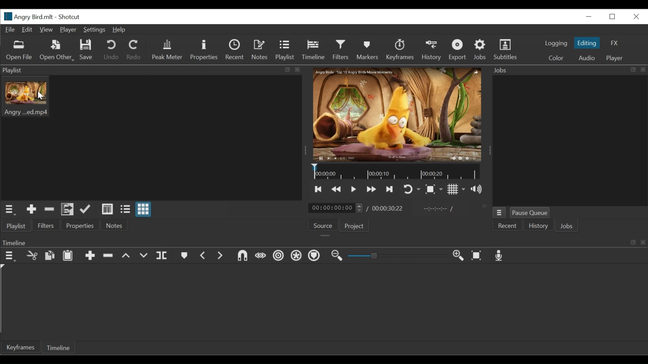  What do you see at coordinates (183, 256) in the screenshot?
I see `Markers` at bounding box center [183, 256].